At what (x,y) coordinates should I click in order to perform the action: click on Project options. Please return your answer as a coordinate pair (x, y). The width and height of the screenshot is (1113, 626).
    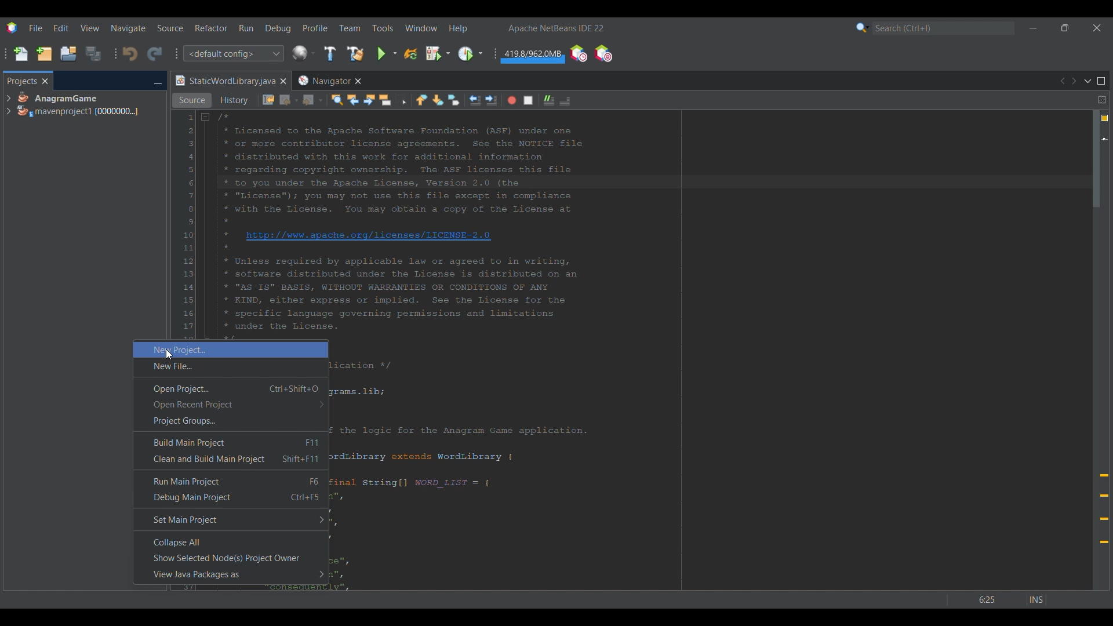
    Looking at the image, I should click on (79, 104).